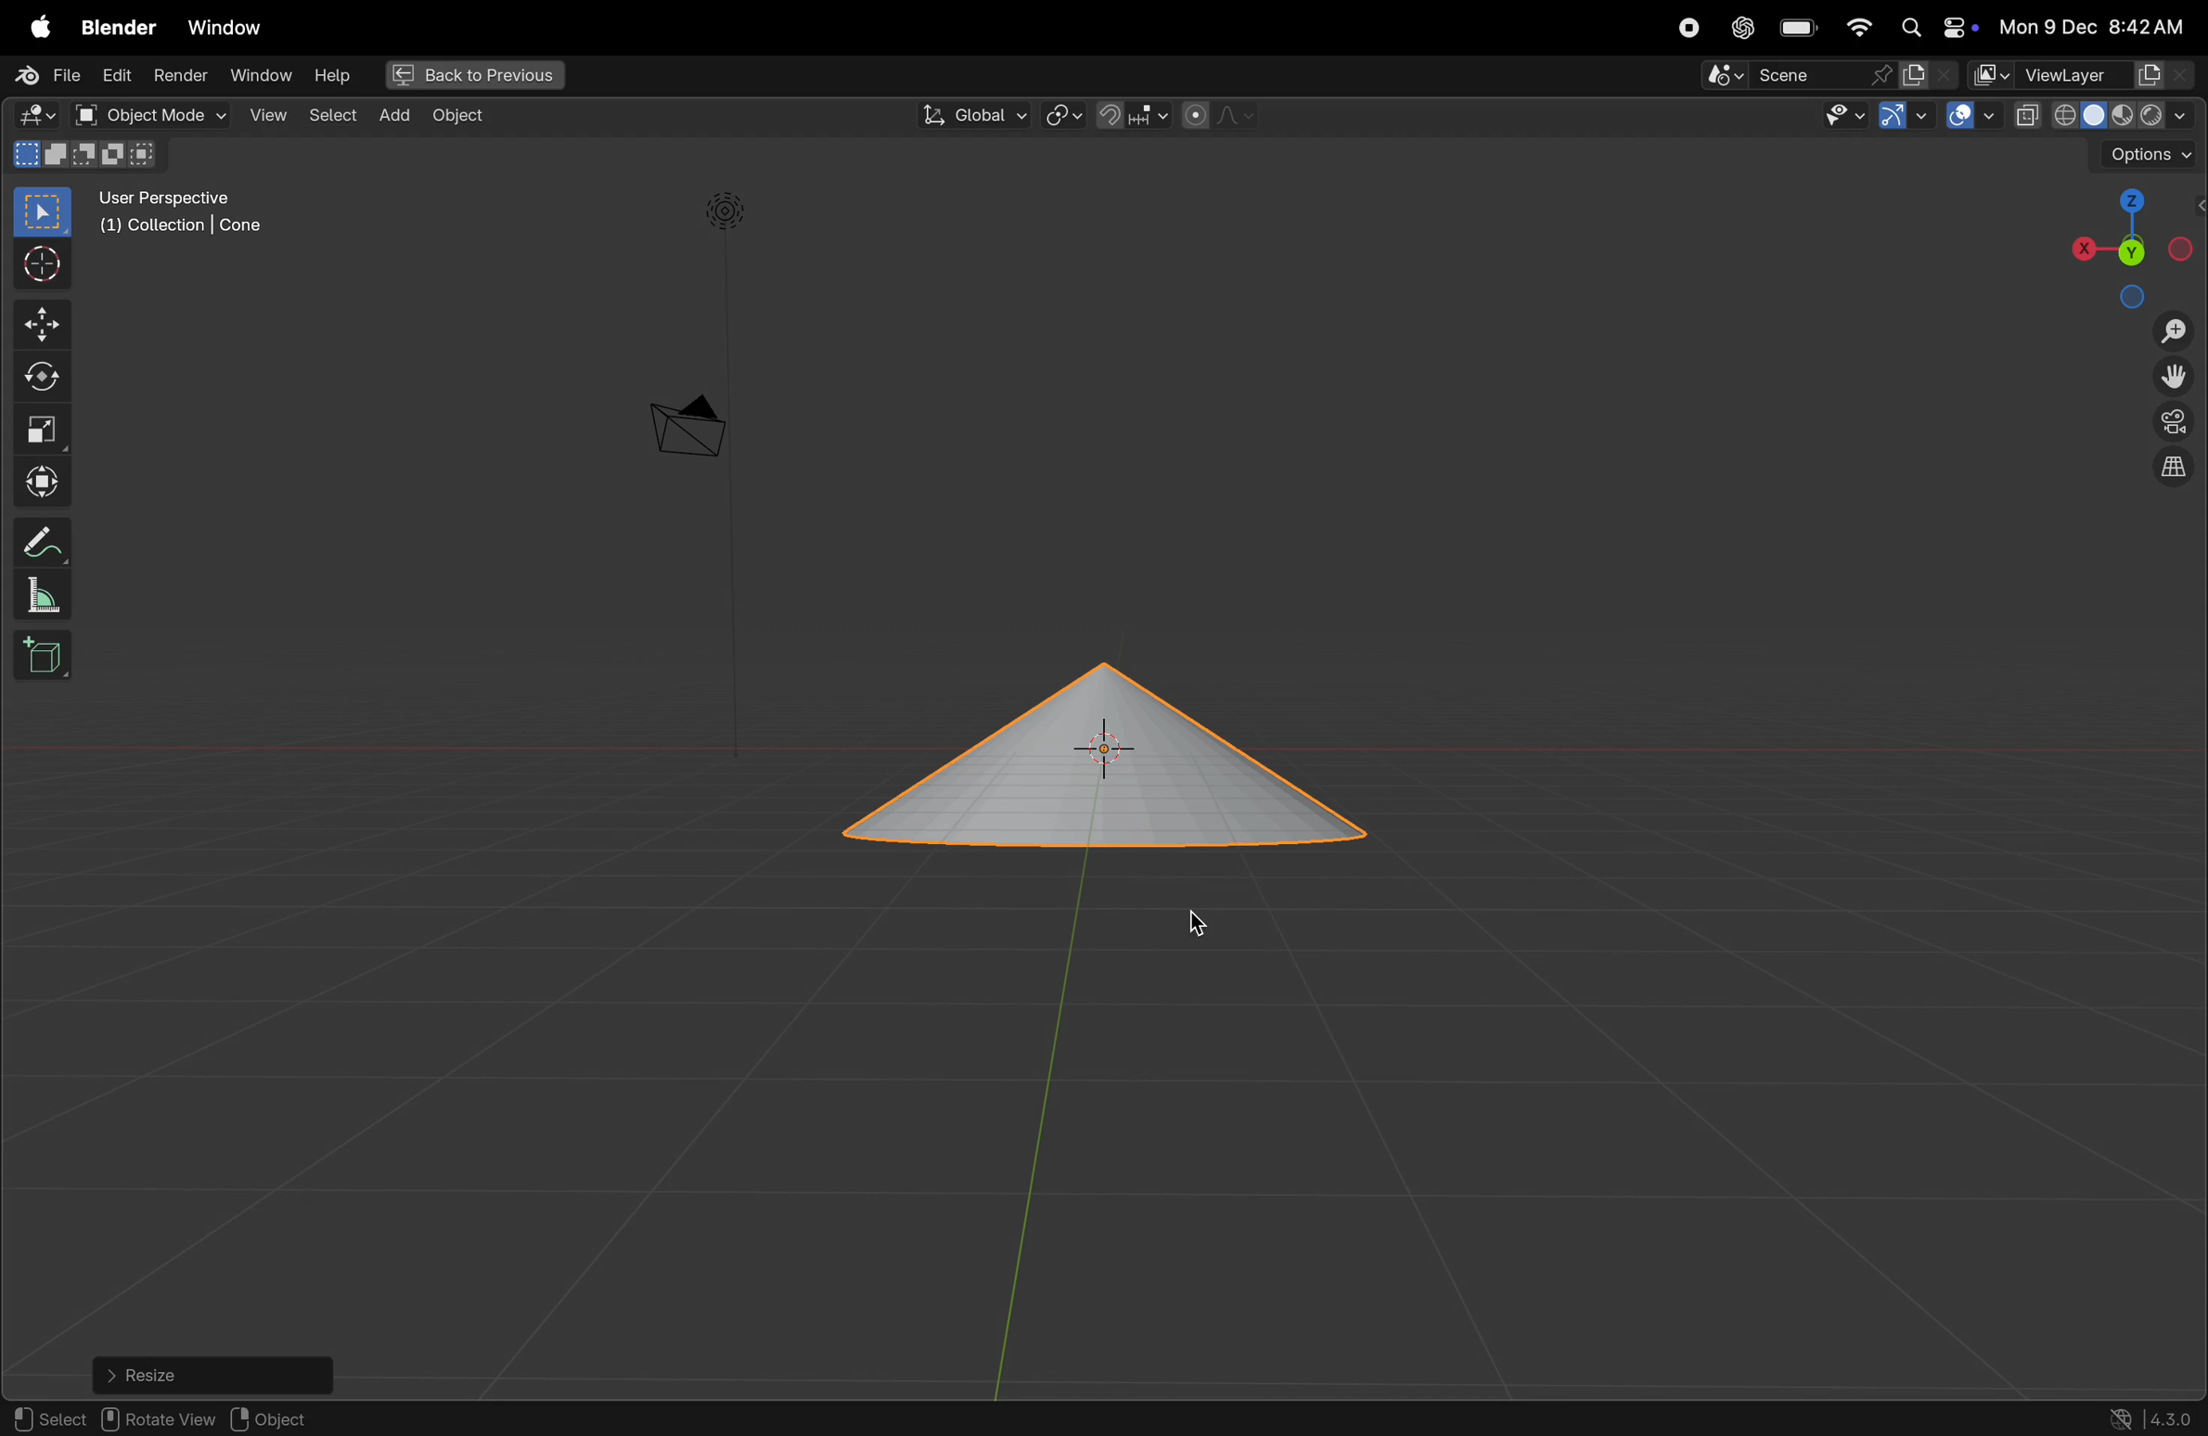 This screenshot has height=1436, width=2208. I want to click on orthographic projection, so click(2176, 467).